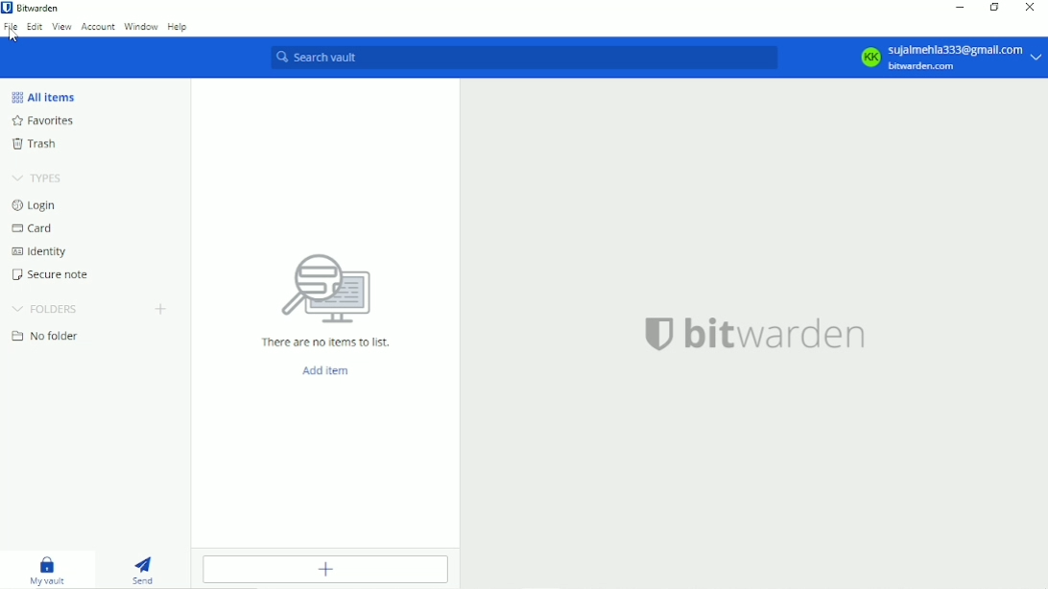 The height and width of the screenshot is (589, 1048). I want to click on Favorites, so click(42, 120).